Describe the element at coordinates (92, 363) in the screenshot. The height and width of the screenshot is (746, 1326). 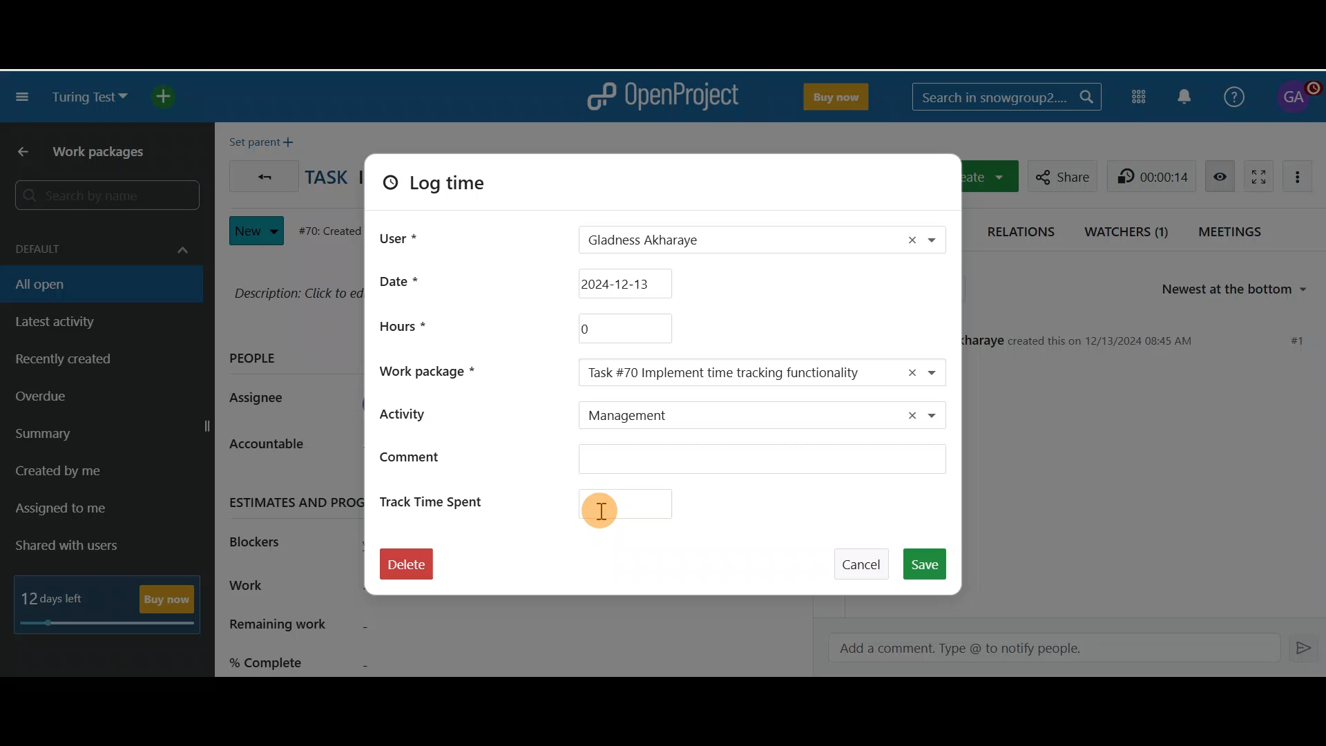
I see `Recently created` at that location.